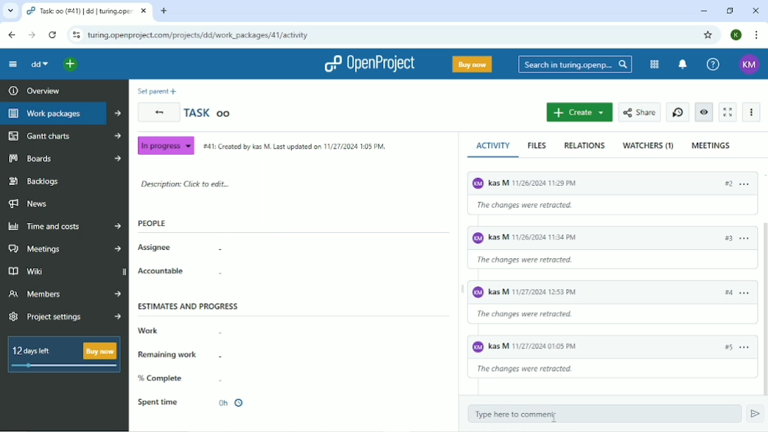 The image size is (768, 432). Describe the element at coordinates (745, 239) in the screenshot. I see `options` at that location.